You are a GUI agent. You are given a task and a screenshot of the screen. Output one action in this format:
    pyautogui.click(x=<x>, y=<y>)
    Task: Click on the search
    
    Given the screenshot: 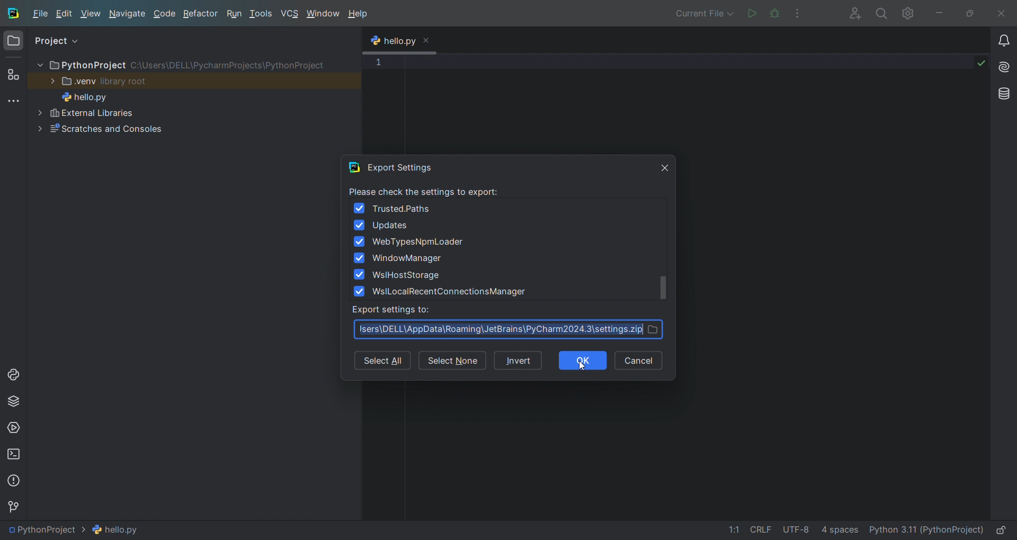 What is the action you would take?
    pyautogui.click(x=880, y=13)
    